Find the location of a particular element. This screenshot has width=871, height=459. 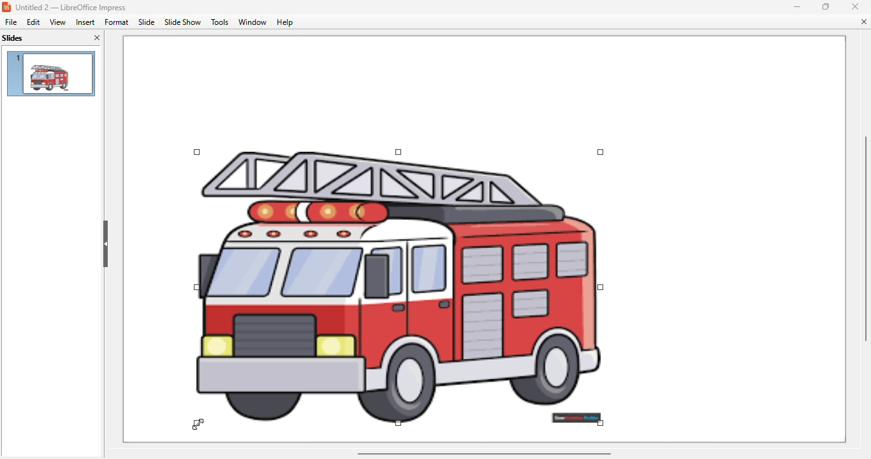

title is located at coordinates (71, 7).